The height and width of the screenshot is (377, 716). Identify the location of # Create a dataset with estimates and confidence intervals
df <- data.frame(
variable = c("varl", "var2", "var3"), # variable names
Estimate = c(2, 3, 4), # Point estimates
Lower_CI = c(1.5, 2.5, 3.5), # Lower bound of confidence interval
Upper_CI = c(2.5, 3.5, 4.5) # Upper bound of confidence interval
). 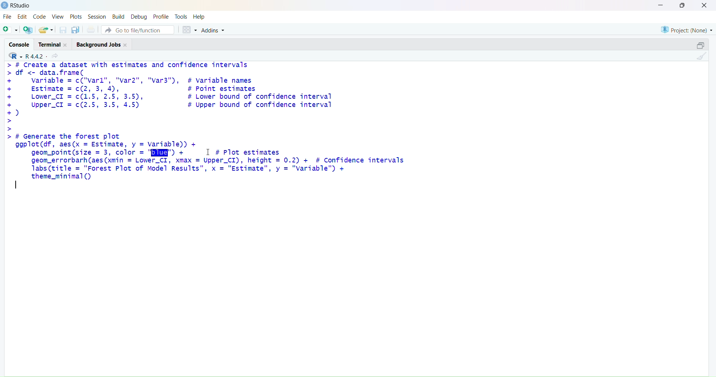
(174, 96).